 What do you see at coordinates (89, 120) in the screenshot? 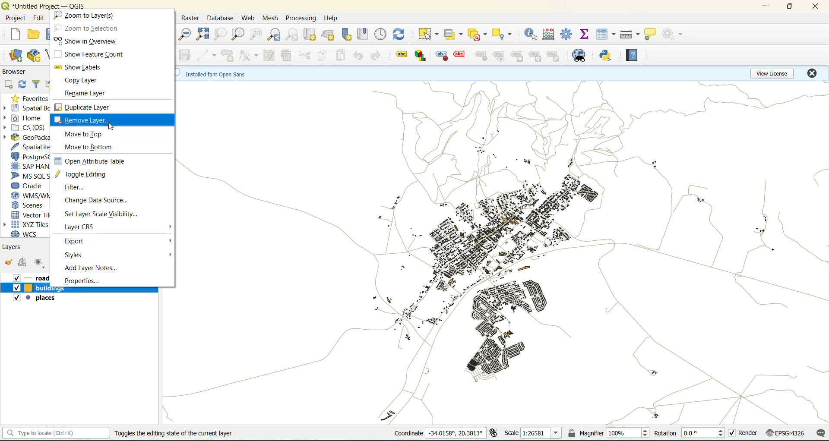
I see `remove layer` at bounding box center [89, 120].